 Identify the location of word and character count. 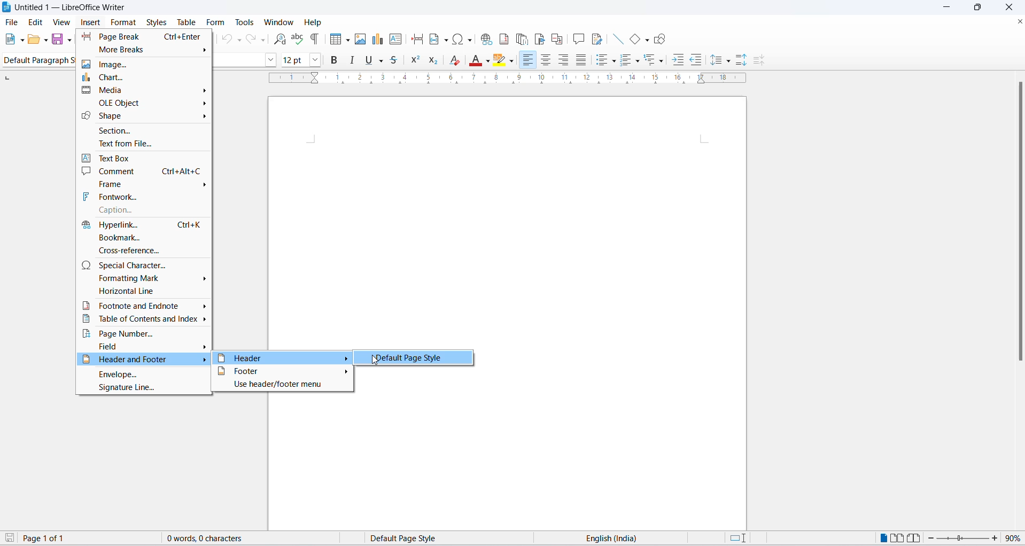
(210, 538).